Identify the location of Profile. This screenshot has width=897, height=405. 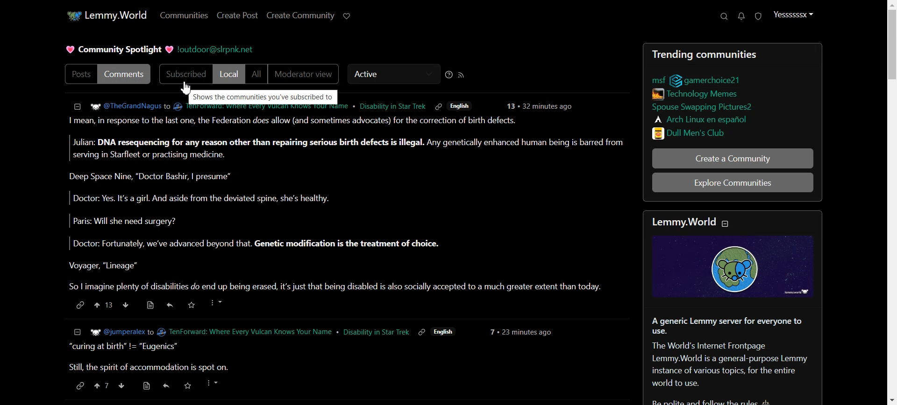
(793, 14).